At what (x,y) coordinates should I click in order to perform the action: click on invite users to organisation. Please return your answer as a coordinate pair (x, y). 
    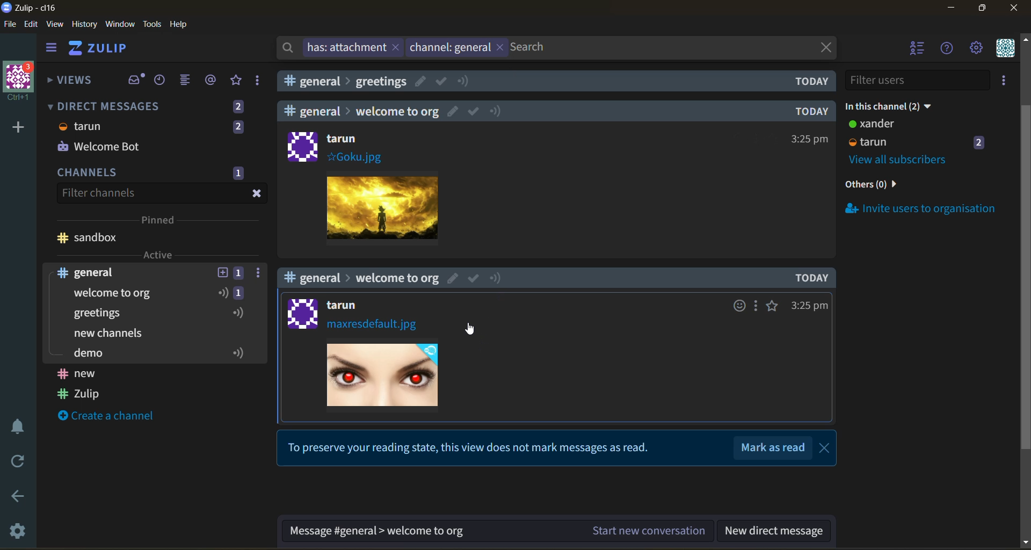
    Looking at the image, I should click on (916, 166).